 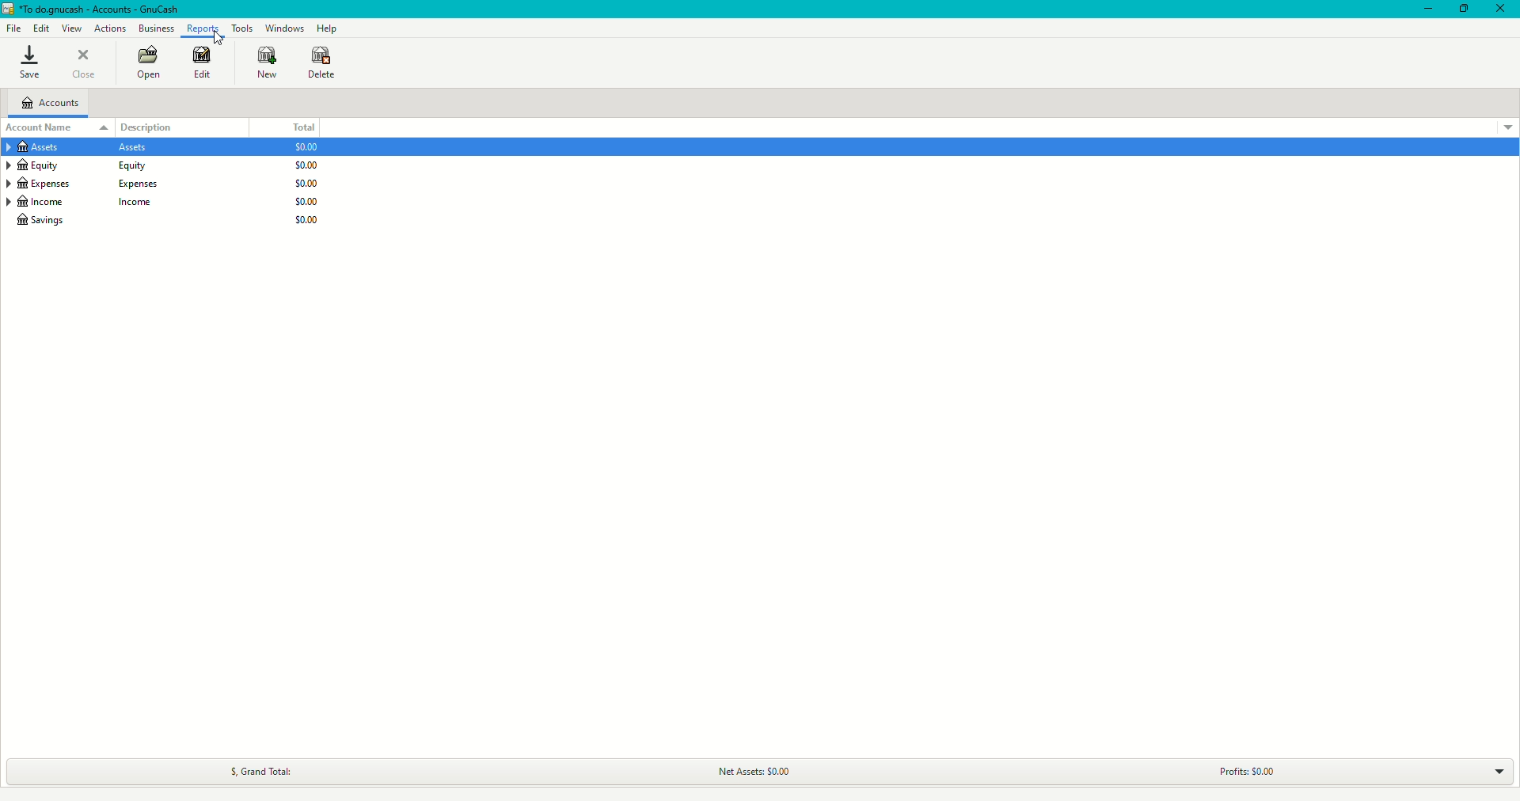 What do you see at coordinates (155, 124) in the screenshot?
I see `Description` at bounding box center [155, 124].